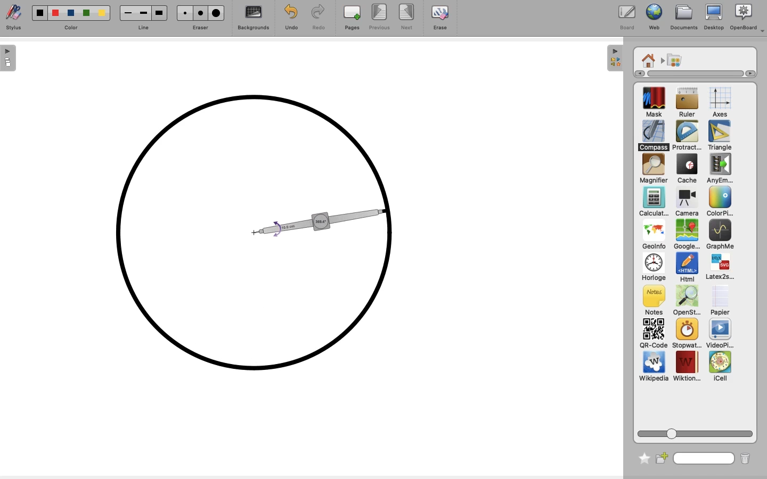 This screenshot has height=479, width=767. Describe the element at coordinates (217, 13) in the screenshot. I see `eraser3` at that location.